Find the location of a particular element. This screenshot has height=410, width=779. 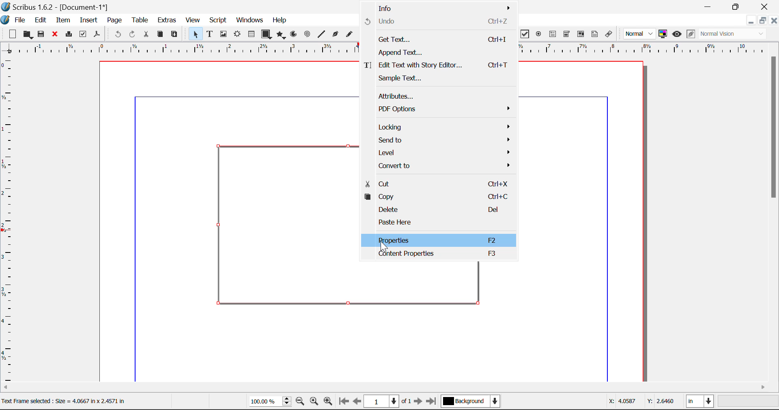

Save as Pdf is located at coordinates (97, 35).